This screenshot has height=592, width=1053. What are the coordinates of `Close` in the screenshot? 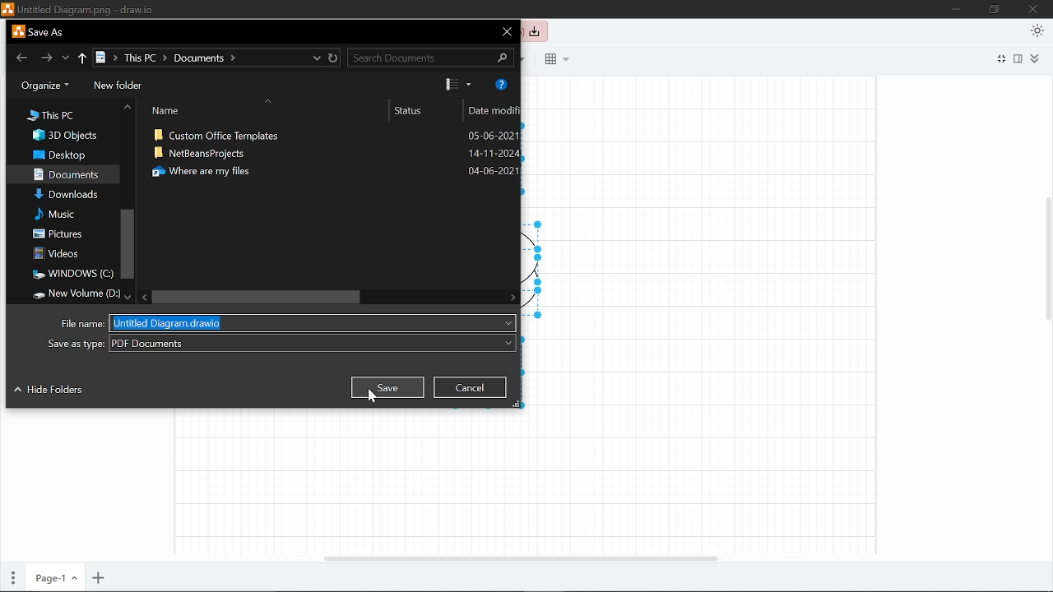 It's located at (1034, 10).